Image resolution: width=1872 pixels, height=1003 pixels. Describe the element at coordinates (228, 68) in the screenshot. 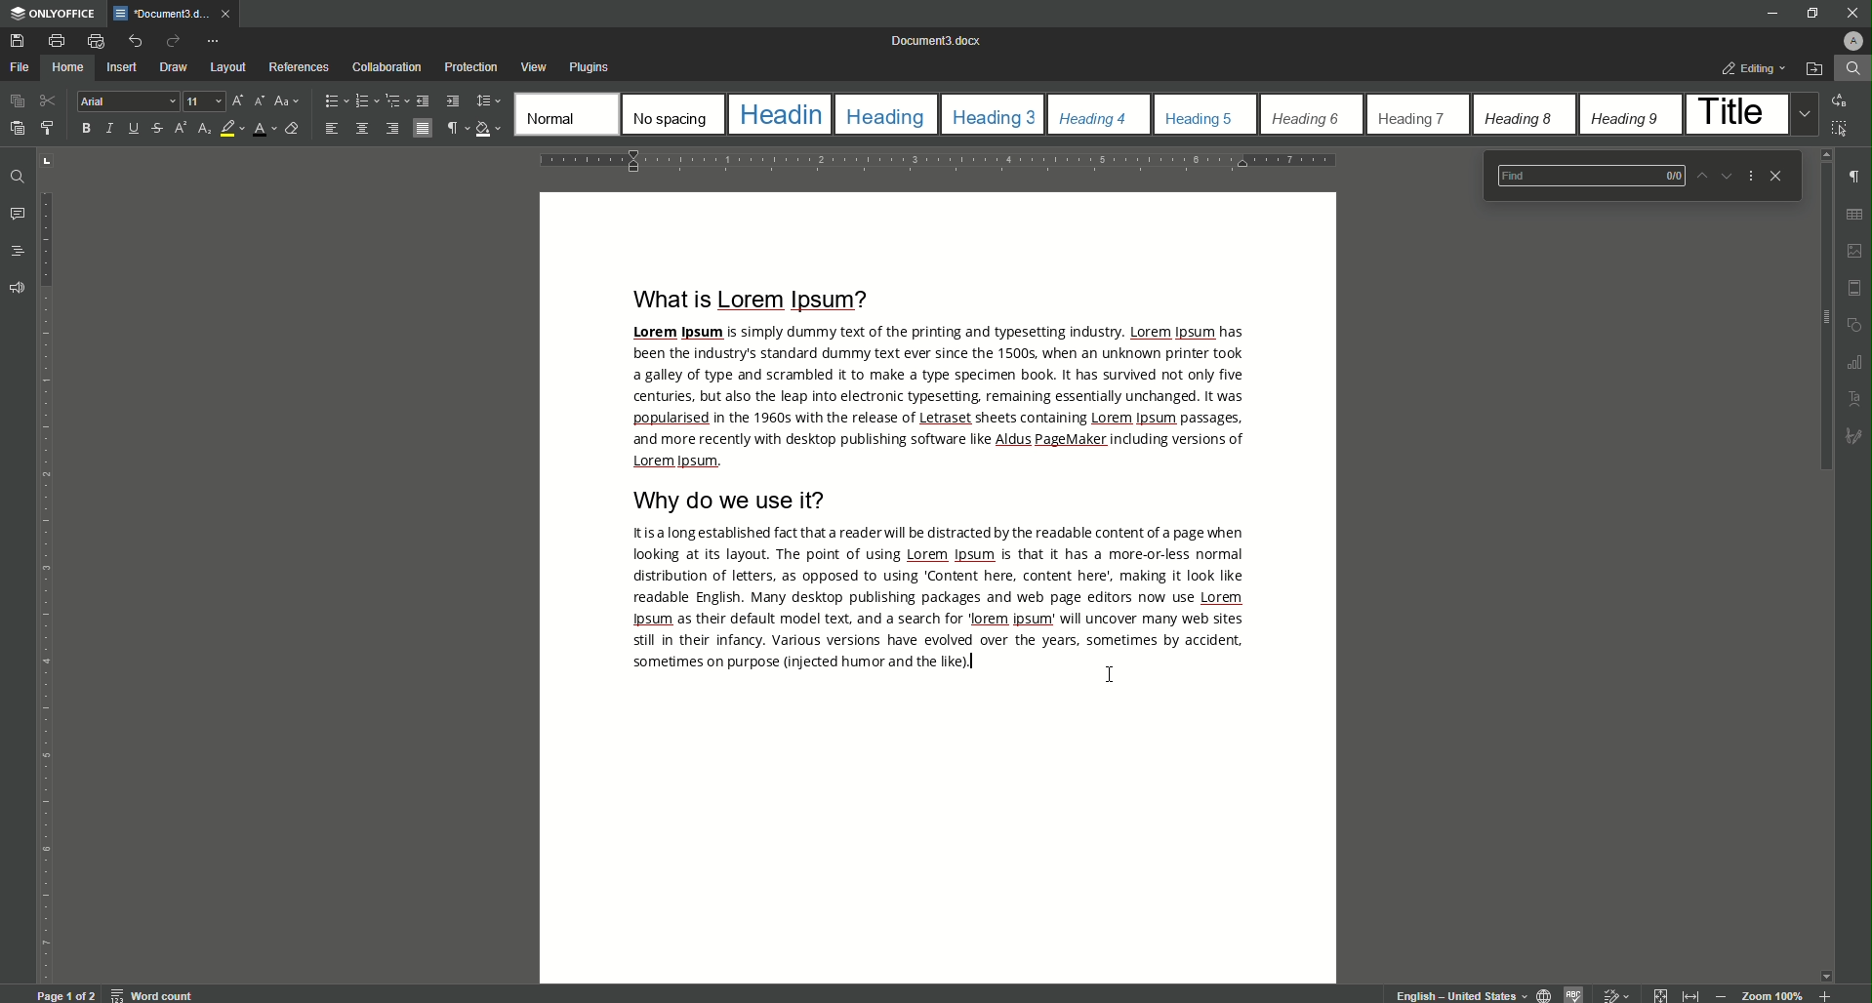

I see `Layout` at that location.